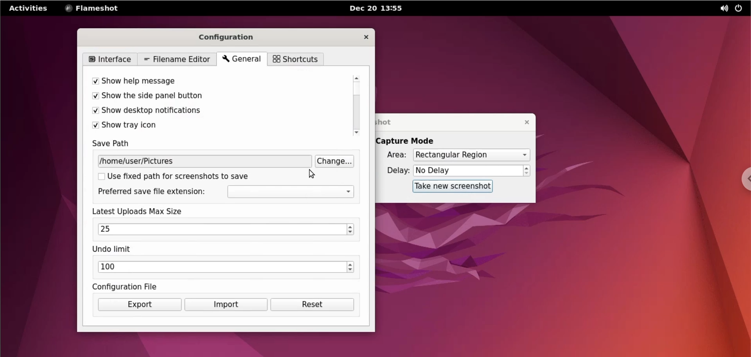 This screenshot has width=751, height=357. I want to click on delay:, so click(394, 170).